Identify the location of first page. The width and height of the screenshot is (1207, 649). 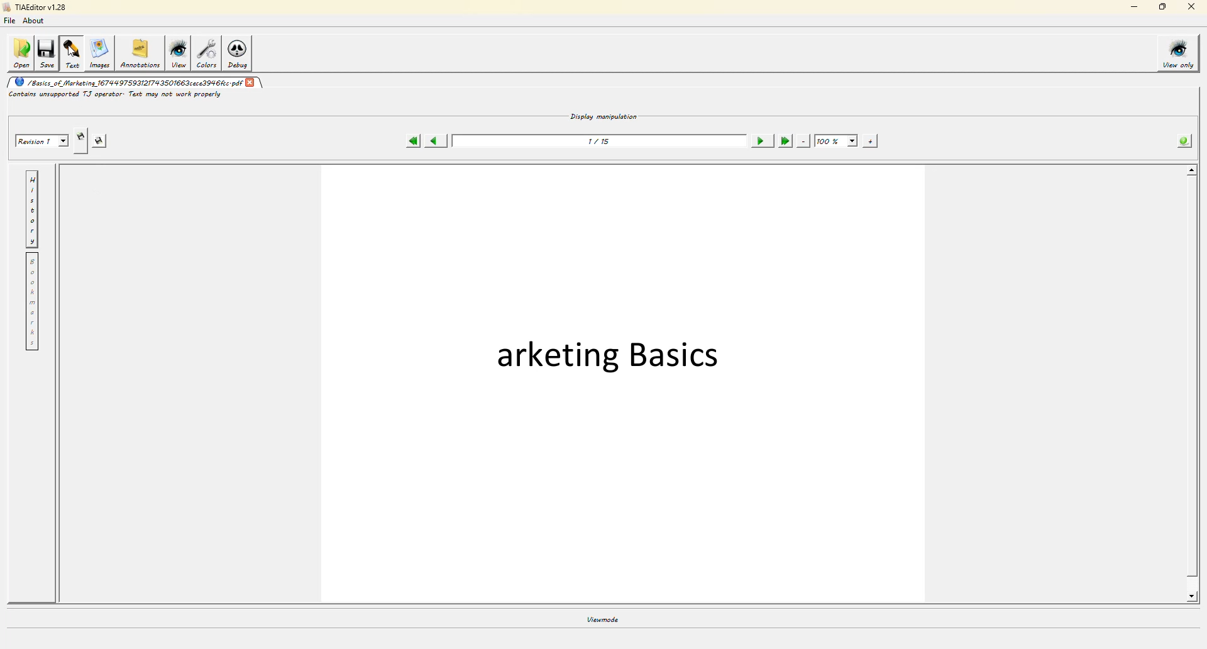
(413, 141).